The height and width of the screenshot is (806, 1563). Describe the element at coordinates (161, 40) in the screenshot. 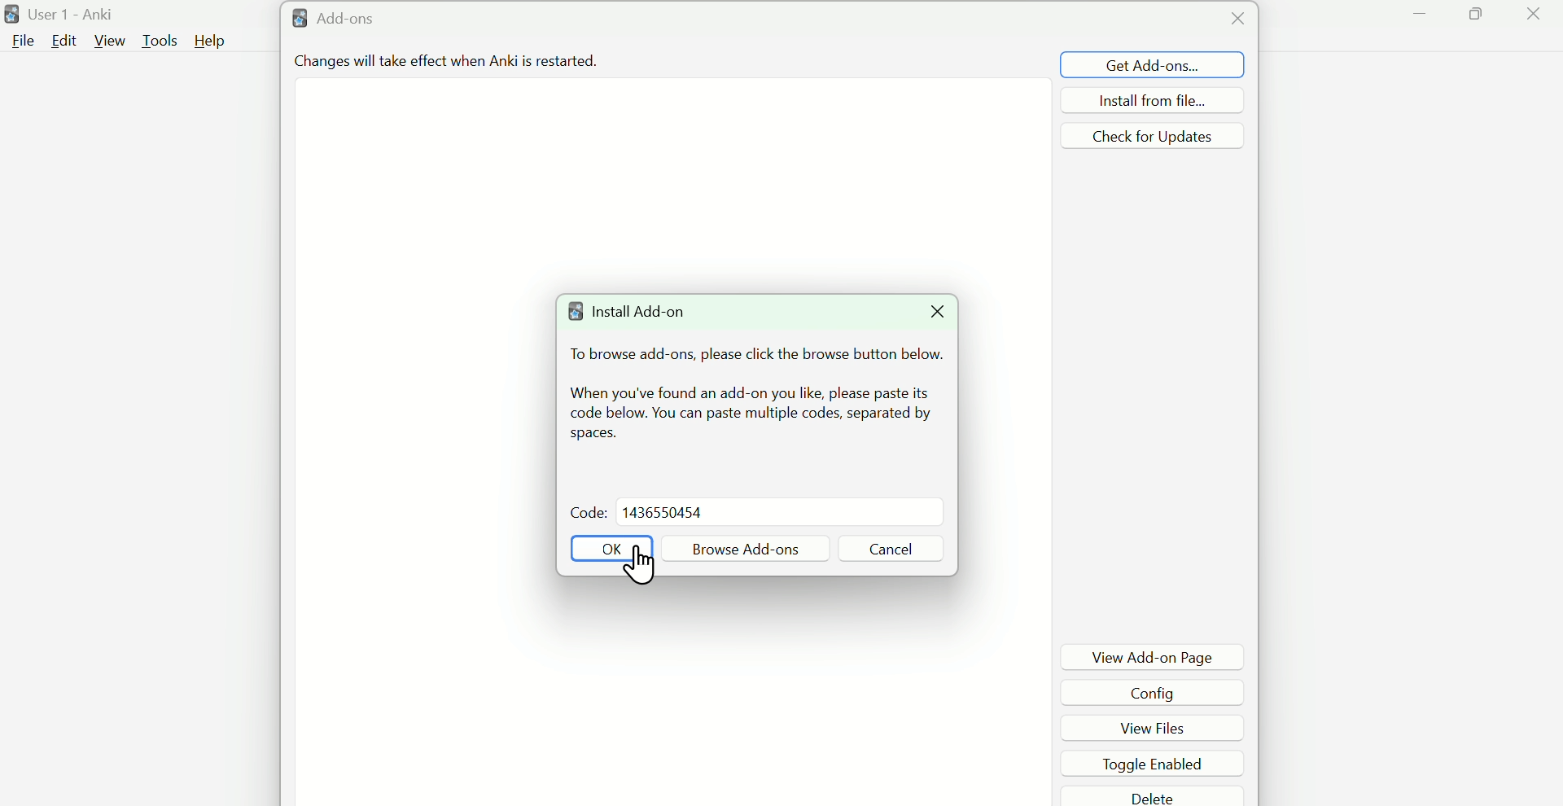

I see `Tools` at that location.